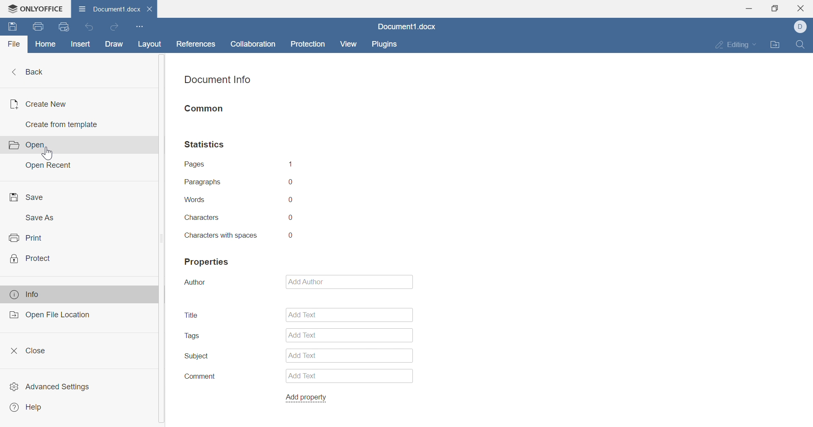 This screenshot has width=813, height=427. What do you see at coordinates (12, 27) in the screenshot?
I see `save` at bounding box center [12, 27].